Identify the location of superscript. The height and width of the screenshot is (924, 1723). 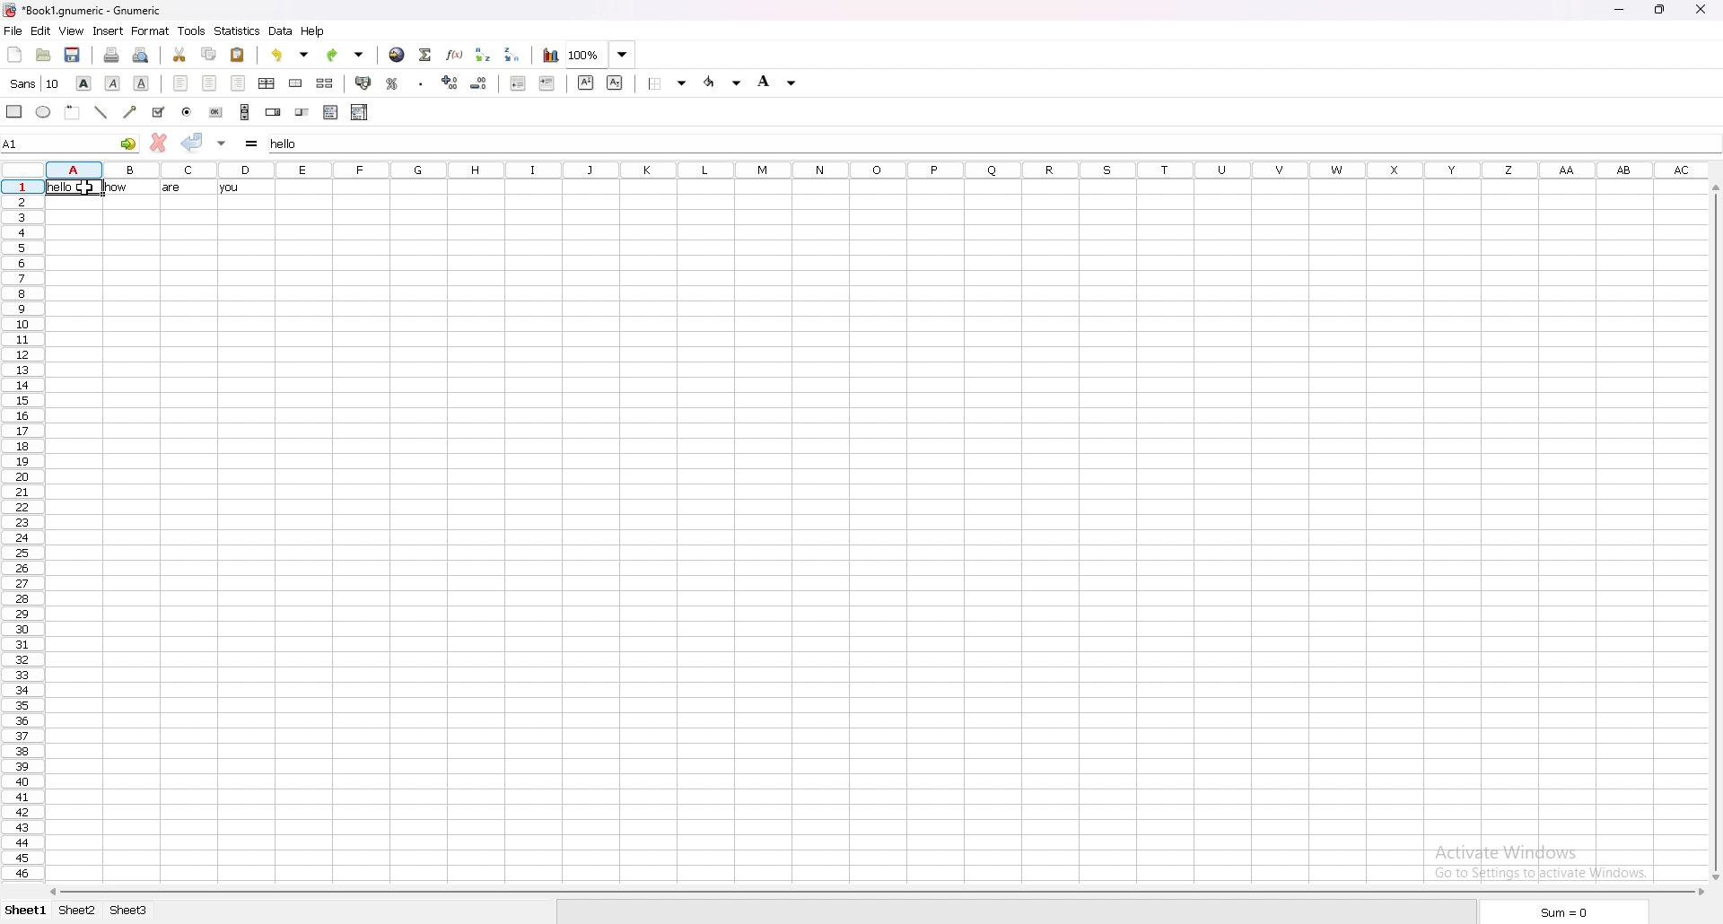
(585, 82).